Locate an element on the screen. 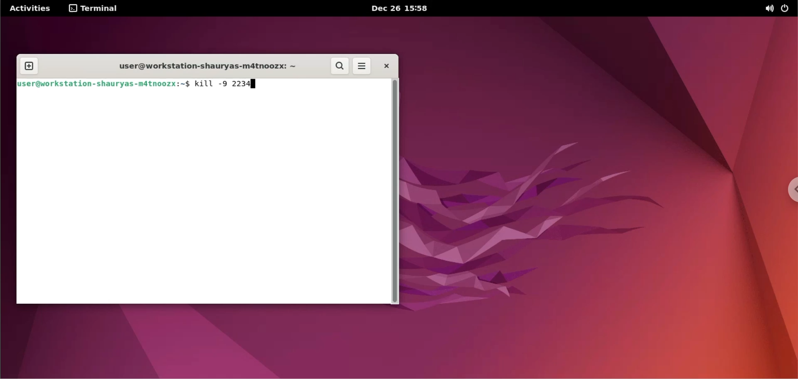  new tab is located at coordinates (28, 67).